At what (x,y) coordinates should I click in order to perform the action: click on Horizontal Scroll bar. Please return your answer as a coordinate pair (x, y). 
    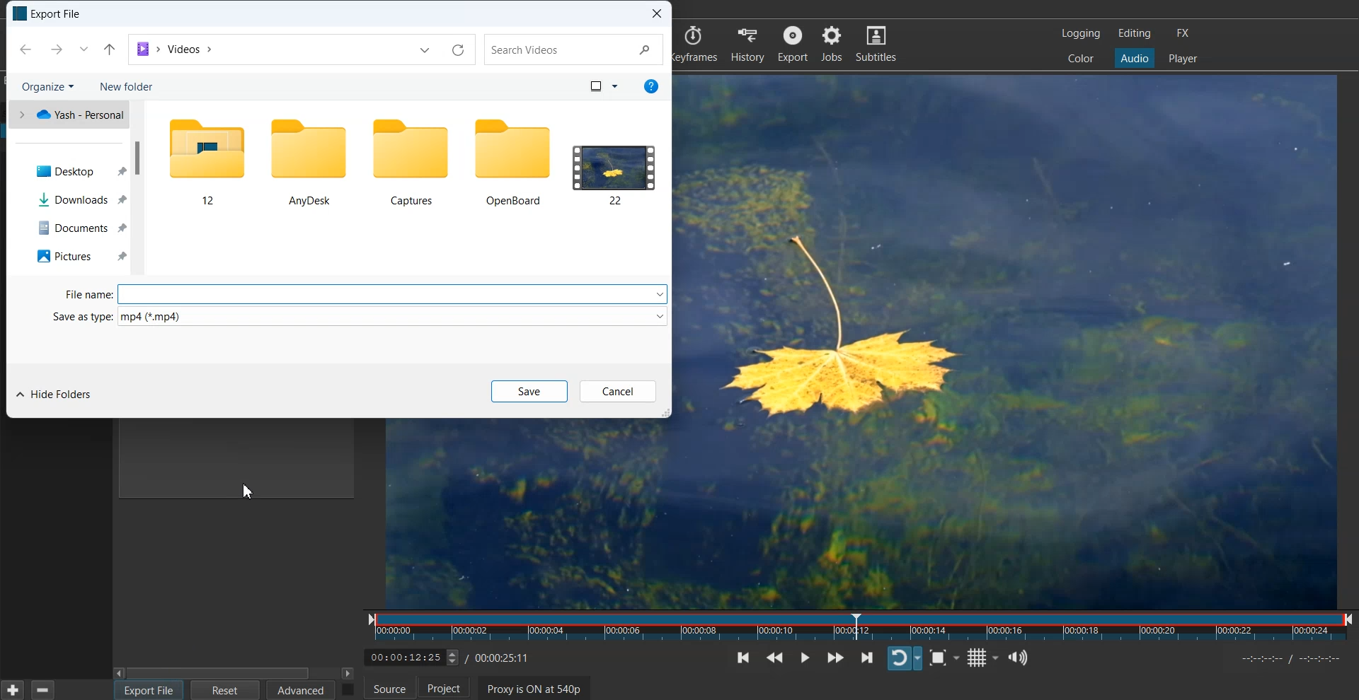
    Looking at the image, I should click on (234, 670).